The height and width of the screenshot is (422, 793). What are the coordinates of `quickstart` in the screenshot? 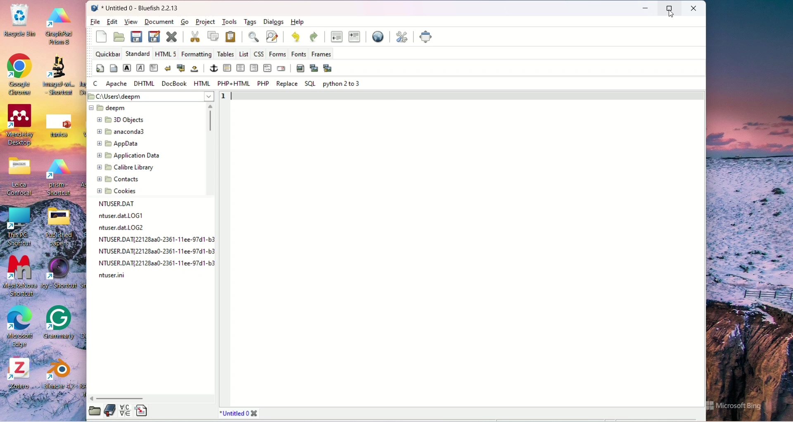 It's located at (102, 36).